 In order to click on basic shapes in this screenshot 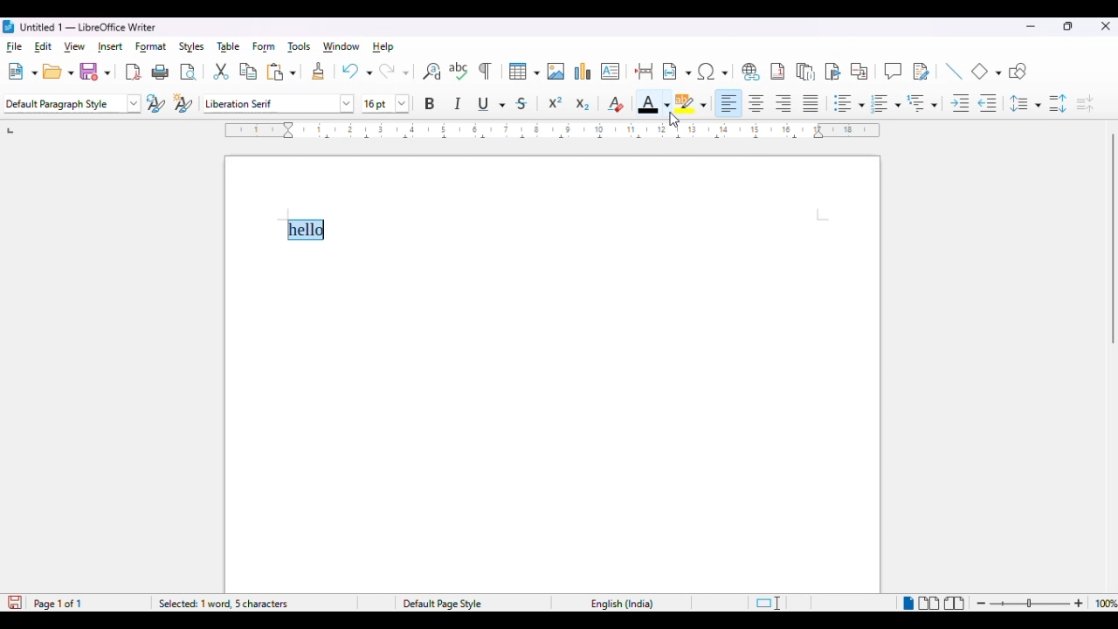, I will do `click(987, 71)`.